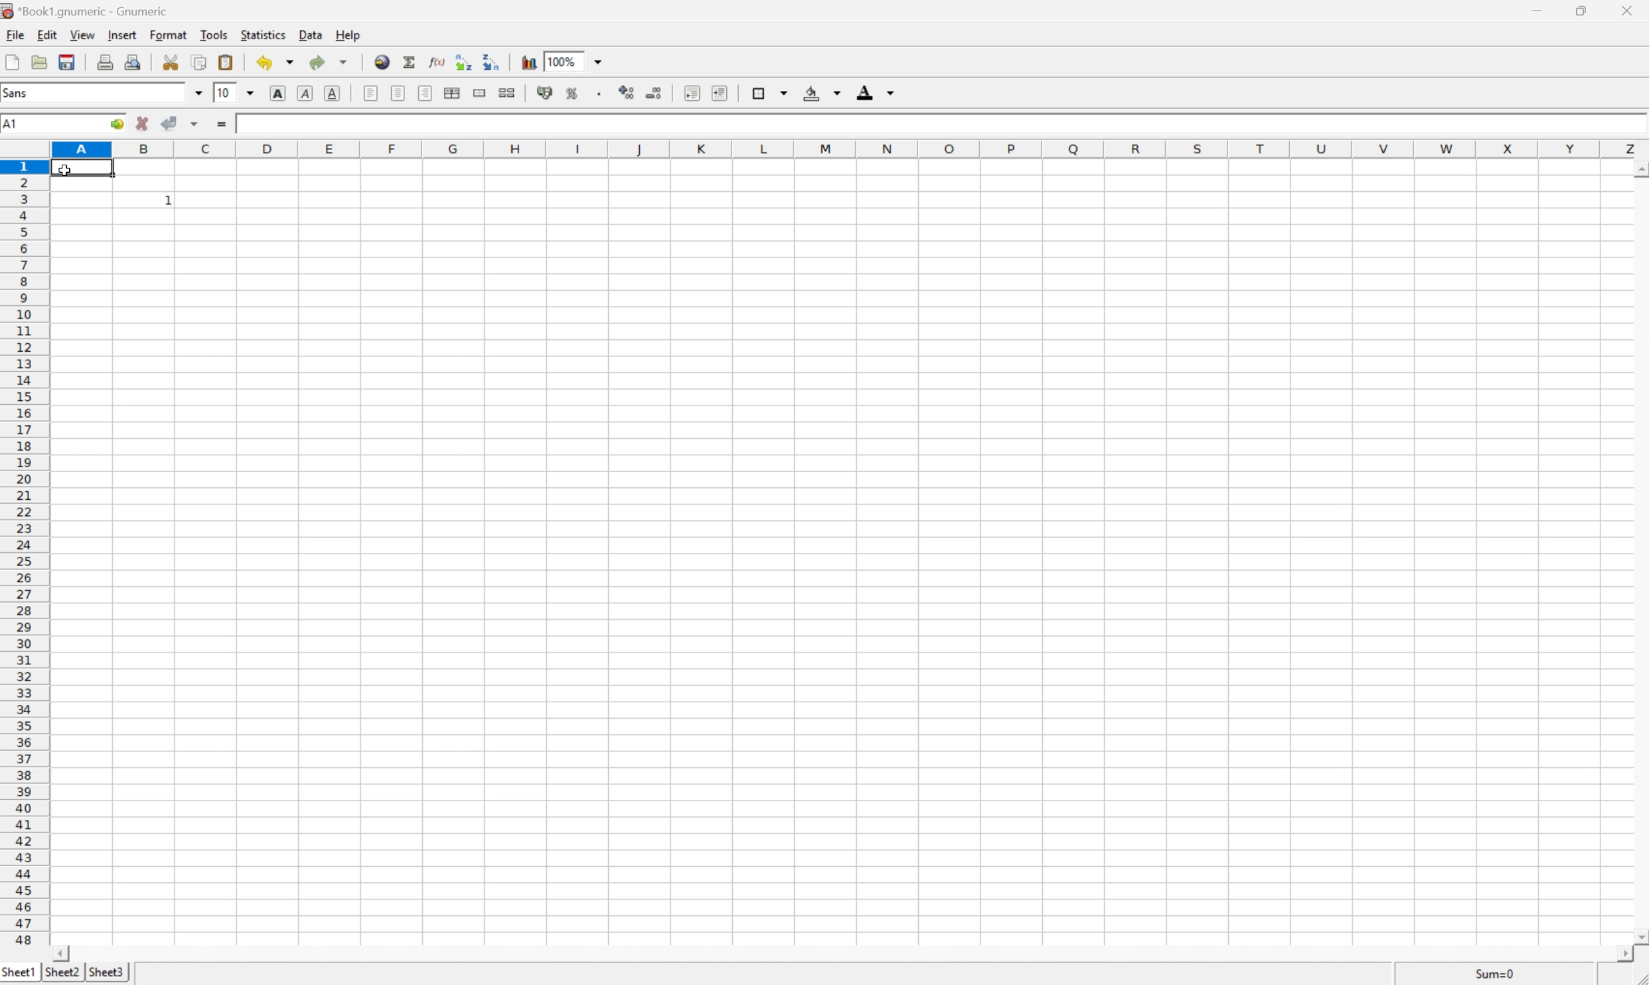  Describe the element at coordinates (529, 60) in the screenshot. I see `insert chart` at that location.